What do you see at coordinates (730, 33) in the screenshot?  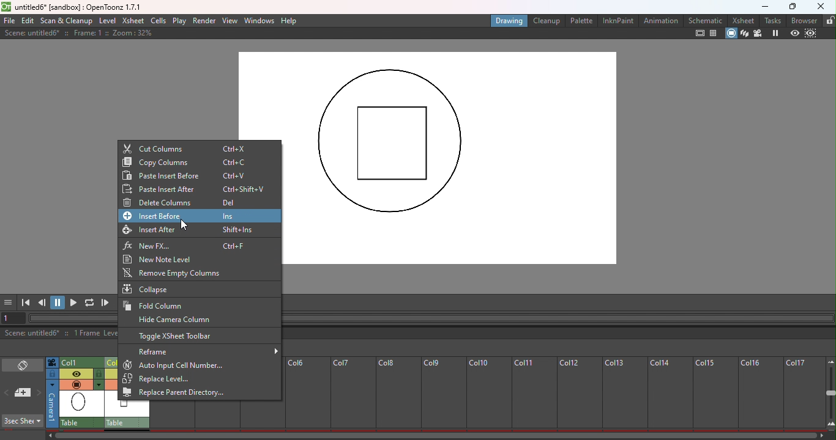 I see `Camera stand view` at bounding box center [730, 33].